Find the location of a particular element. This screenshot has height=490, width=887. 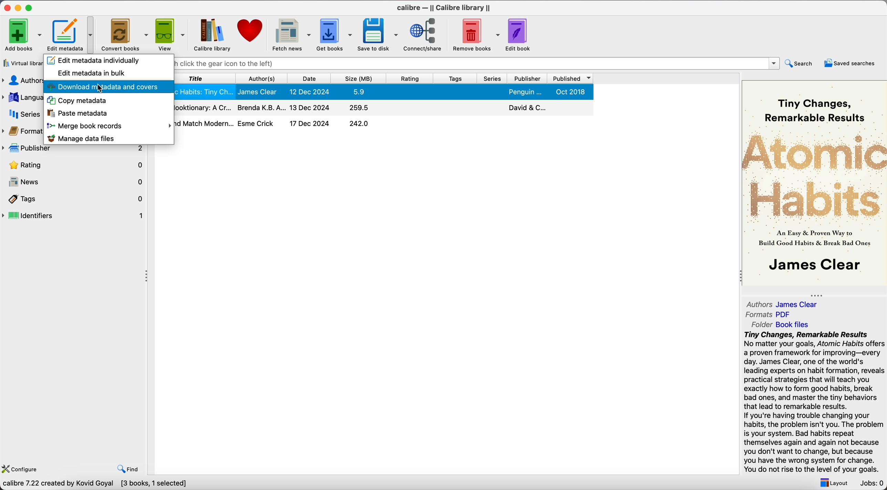

merge book records is located at coordinates (108, 126).